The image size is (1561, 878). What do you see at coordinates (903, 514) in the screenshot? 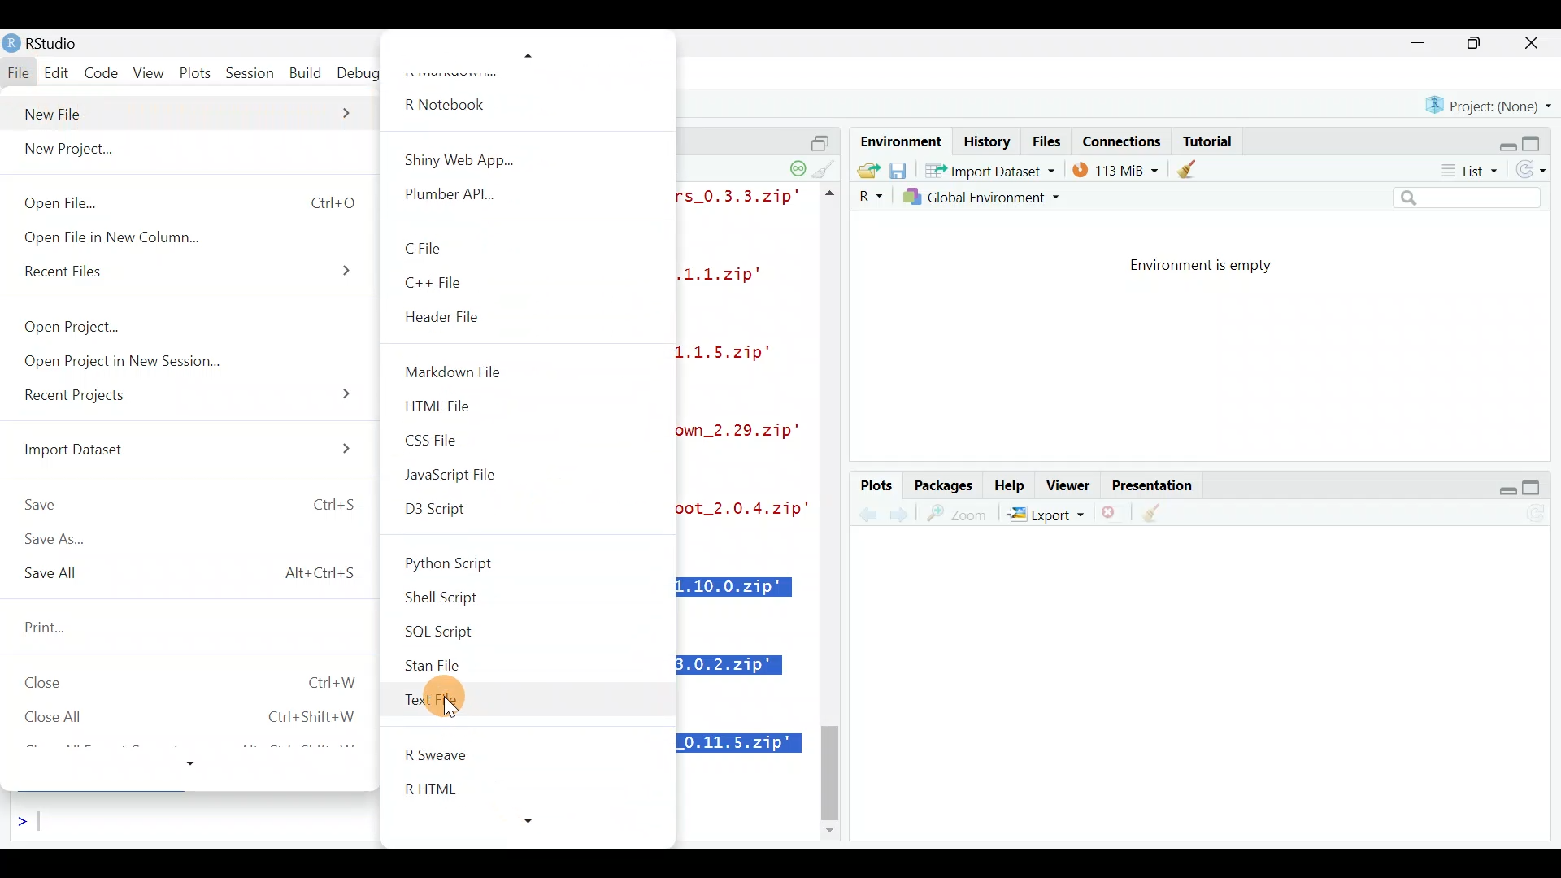
I see `previous plot` at bounding box center [903, 514].